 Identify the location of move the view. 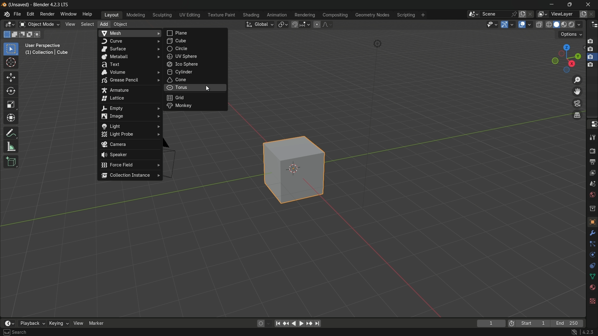
(577, 92).